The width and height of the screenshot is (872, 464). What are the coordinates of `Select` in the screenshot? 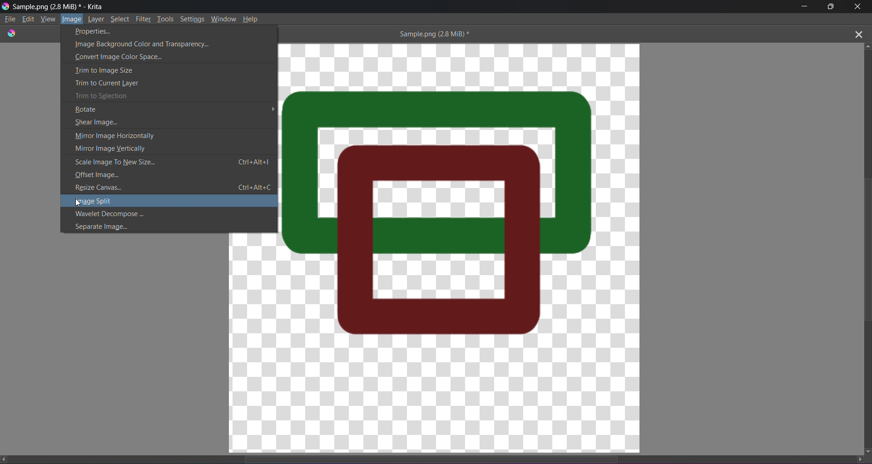 It's located at (122, 19).